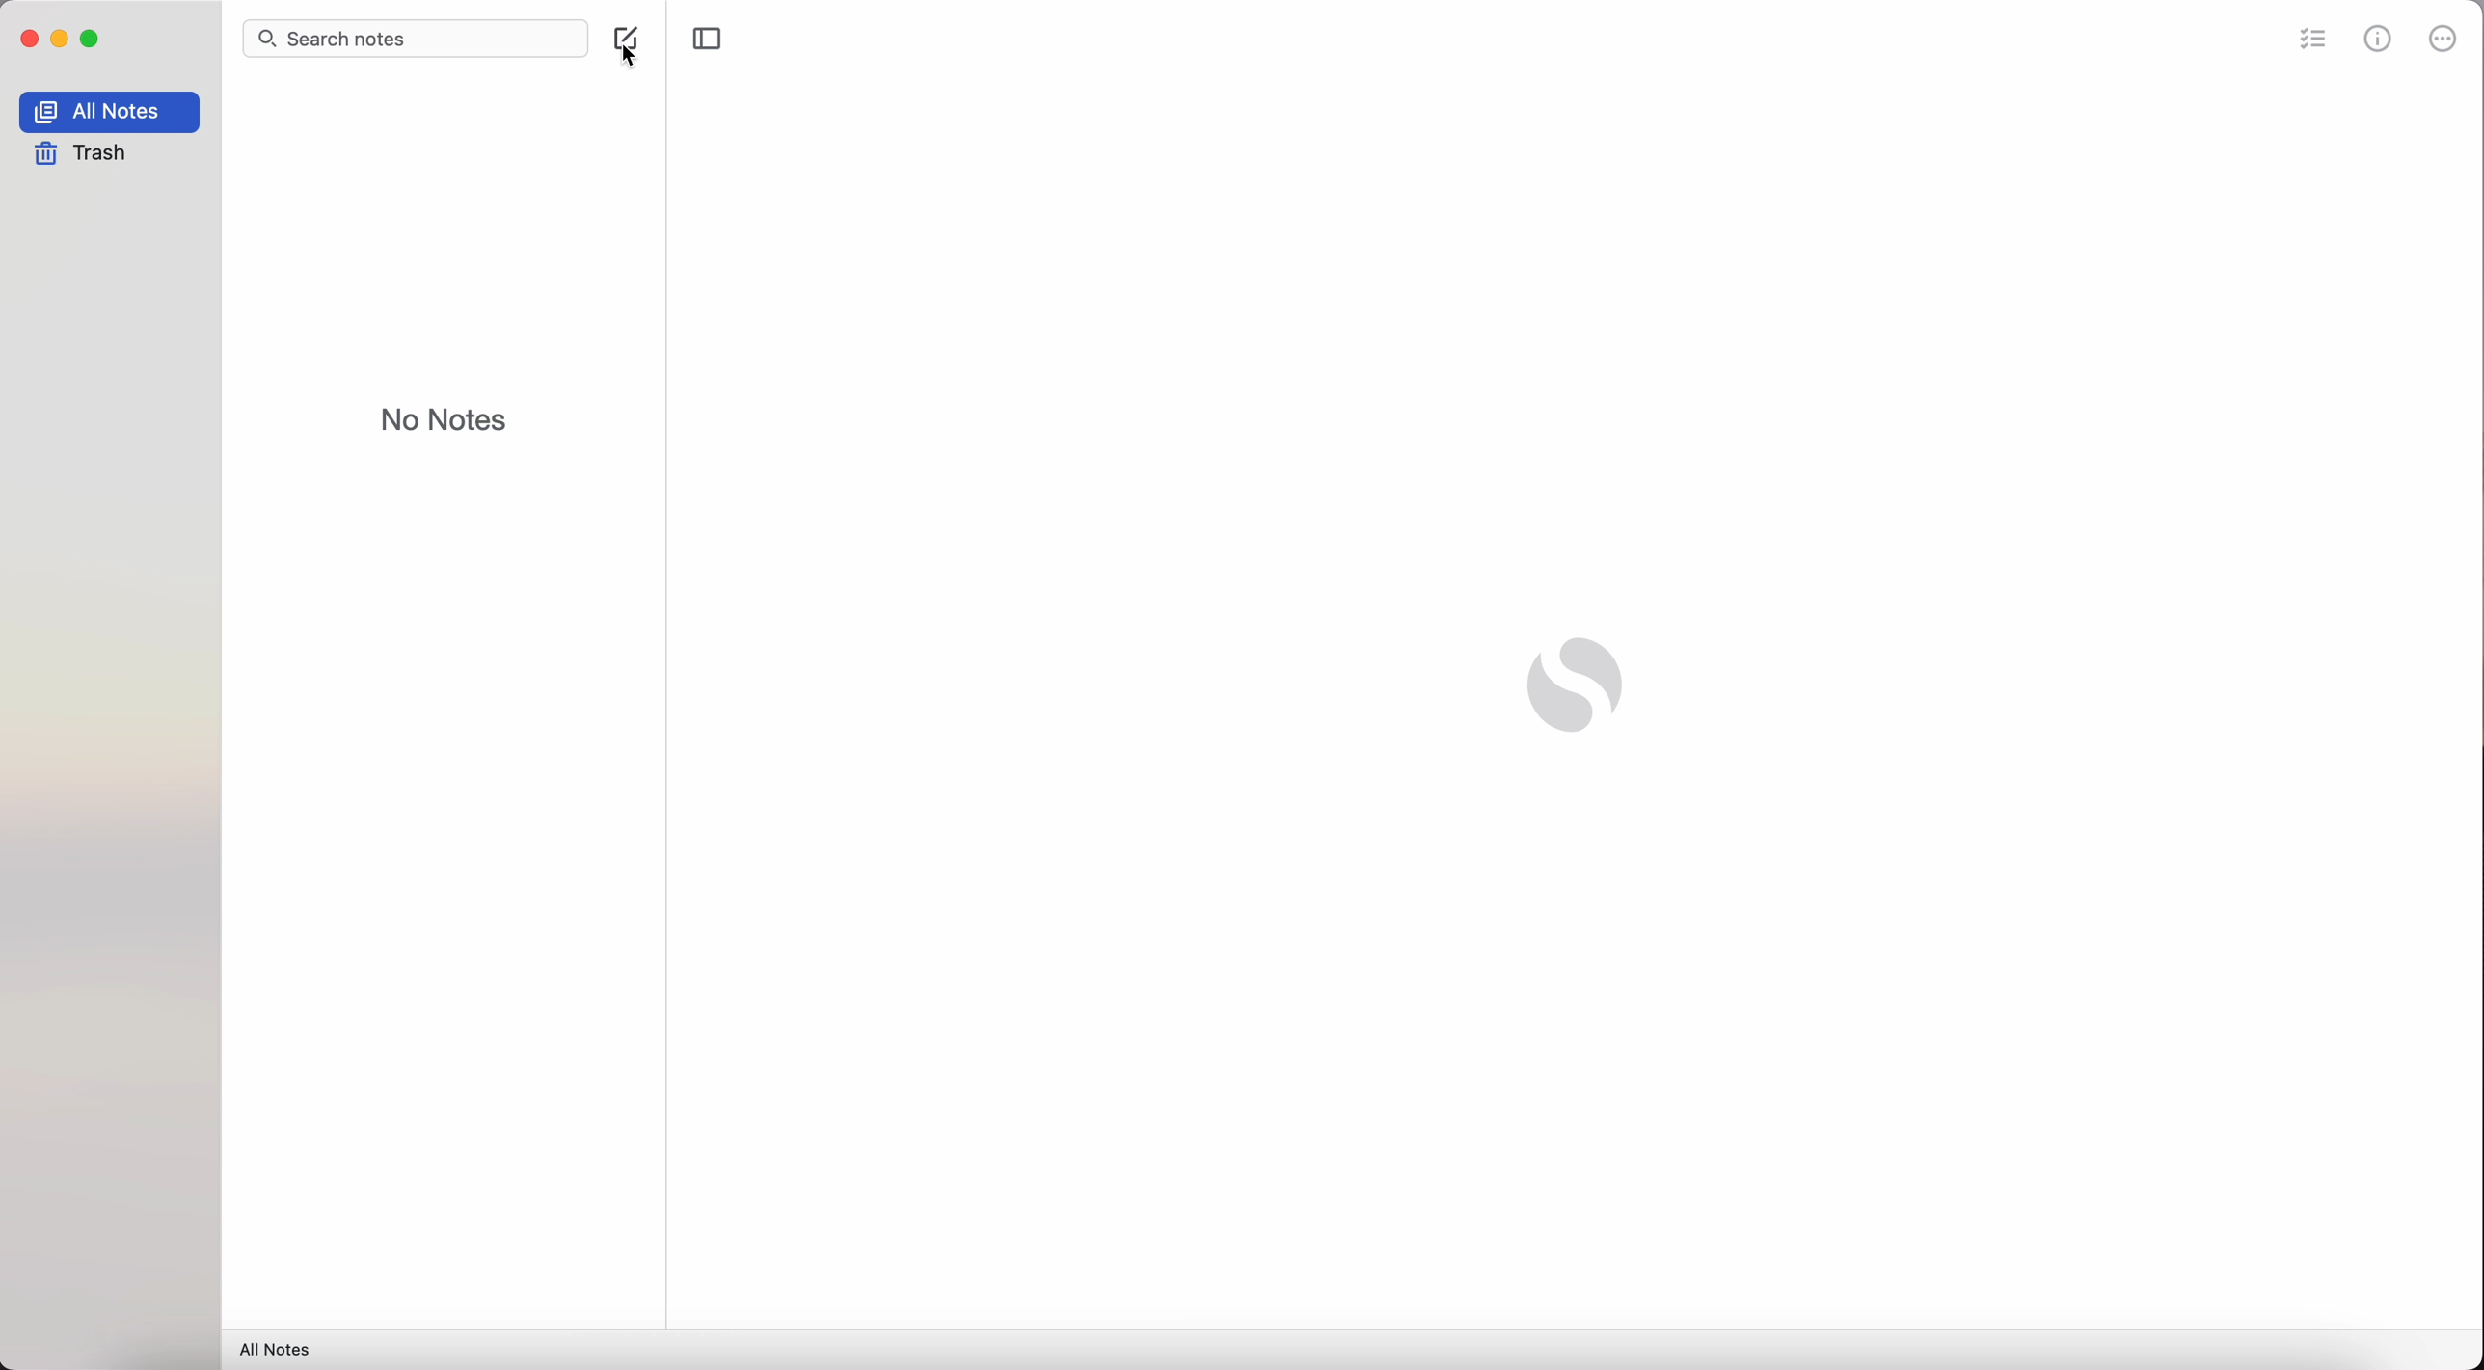 This screenshot has width=2484, height=1370. I want to click on minimize, so click(61, 40).